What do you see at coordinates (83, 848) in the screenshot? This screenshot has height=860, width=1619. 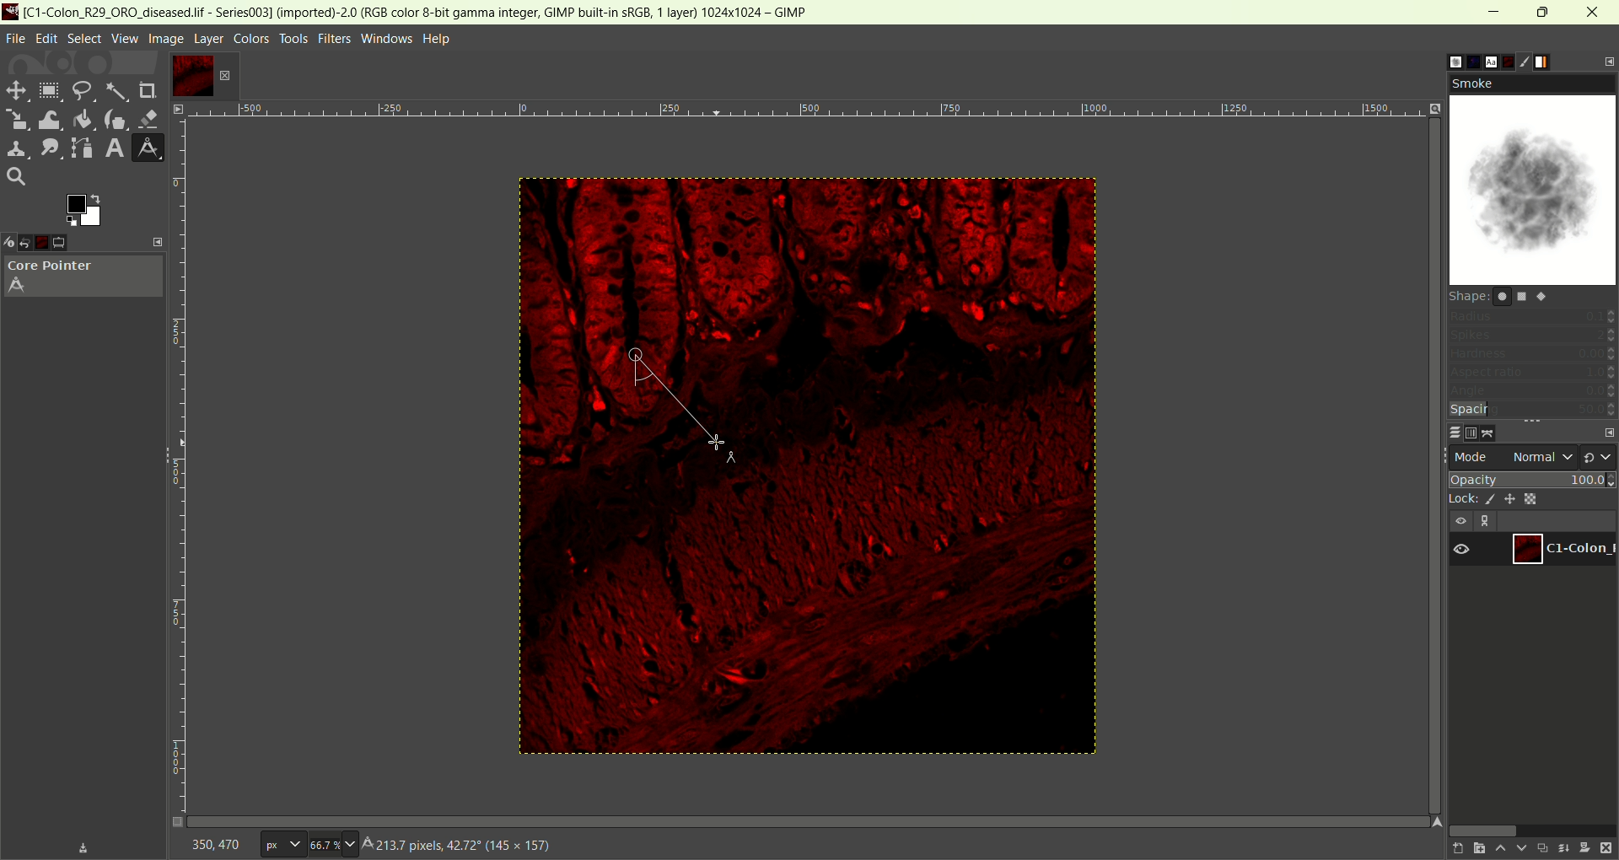 I see `save` at bounding box center [83, 848].